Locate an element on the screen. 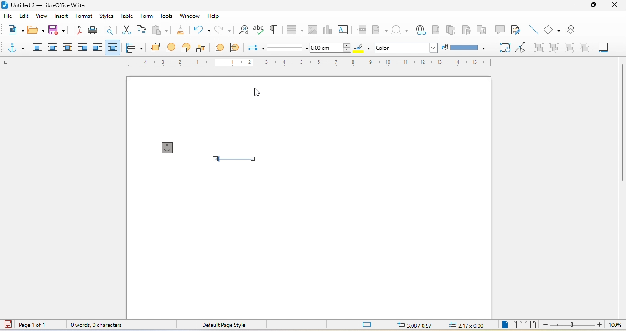  line style is located at coordinates (286, 48).